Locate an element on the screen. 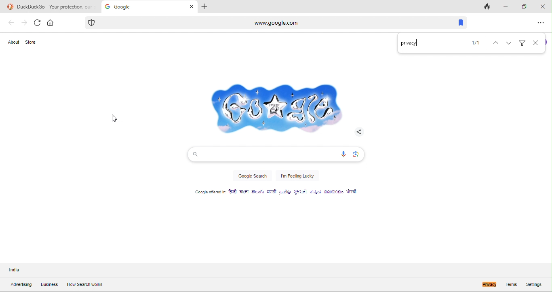 Image resolution: width=552 pixels, height=292 pixels. Searched  a webpage for the word "privacy'' is located at coordinates (410, 43).